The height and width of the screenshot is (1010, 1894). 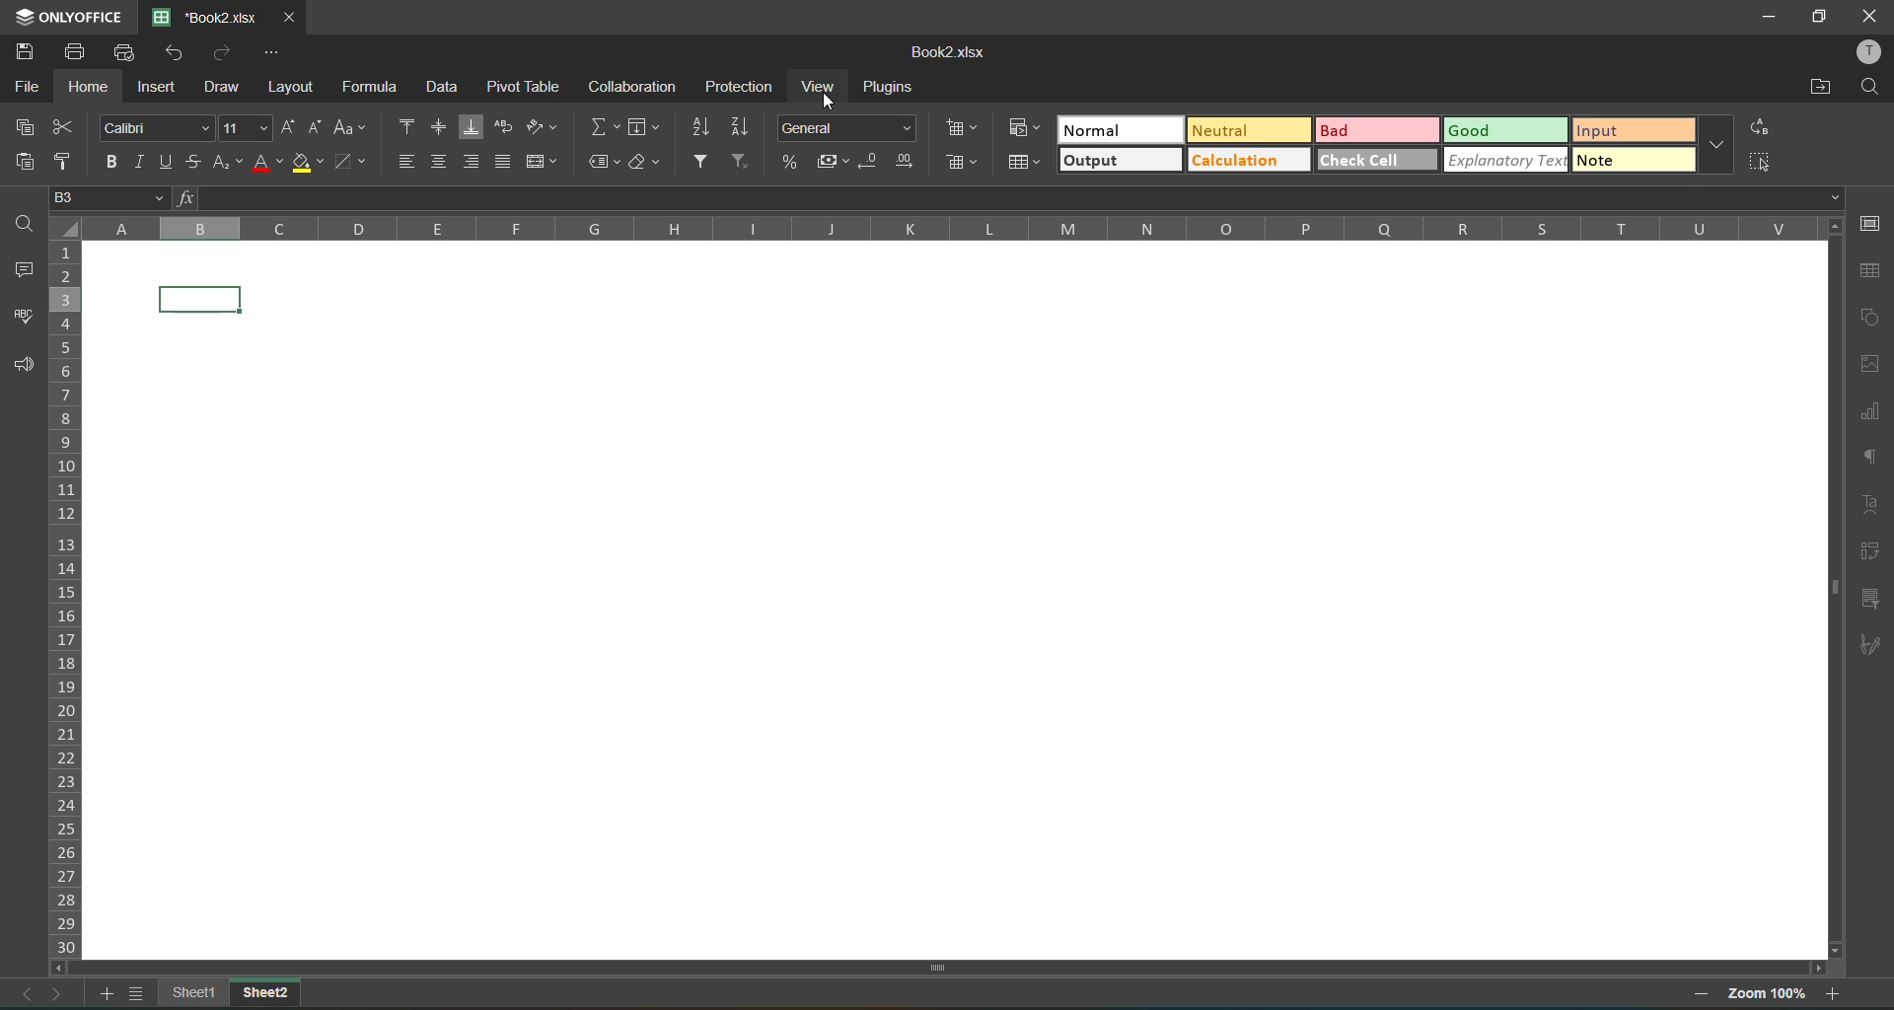 I want to click on font size, so click(x=251, y=127).